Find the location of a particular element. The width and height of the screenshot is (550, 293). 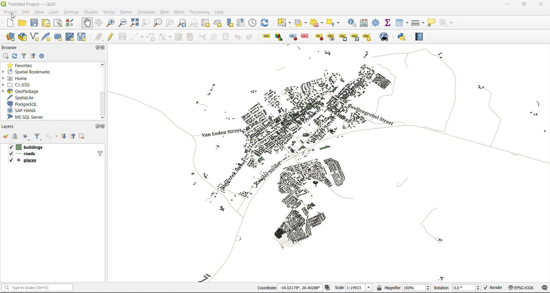

minimize is located at coordinates (507, 4).